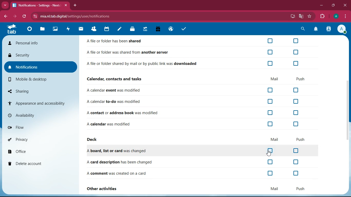 This screenshot has width=351, height=197. Describe the element at coordinates (336, 16) in the screenshot. I see `Account` at that location.